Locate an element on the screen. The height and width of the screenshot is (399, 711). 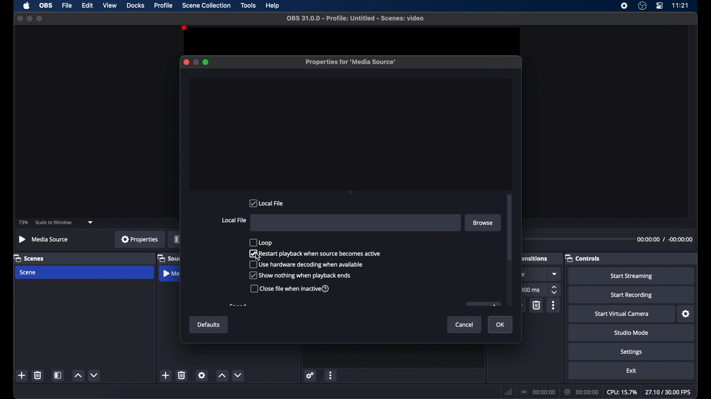
add is located at coordinates (166, 375).